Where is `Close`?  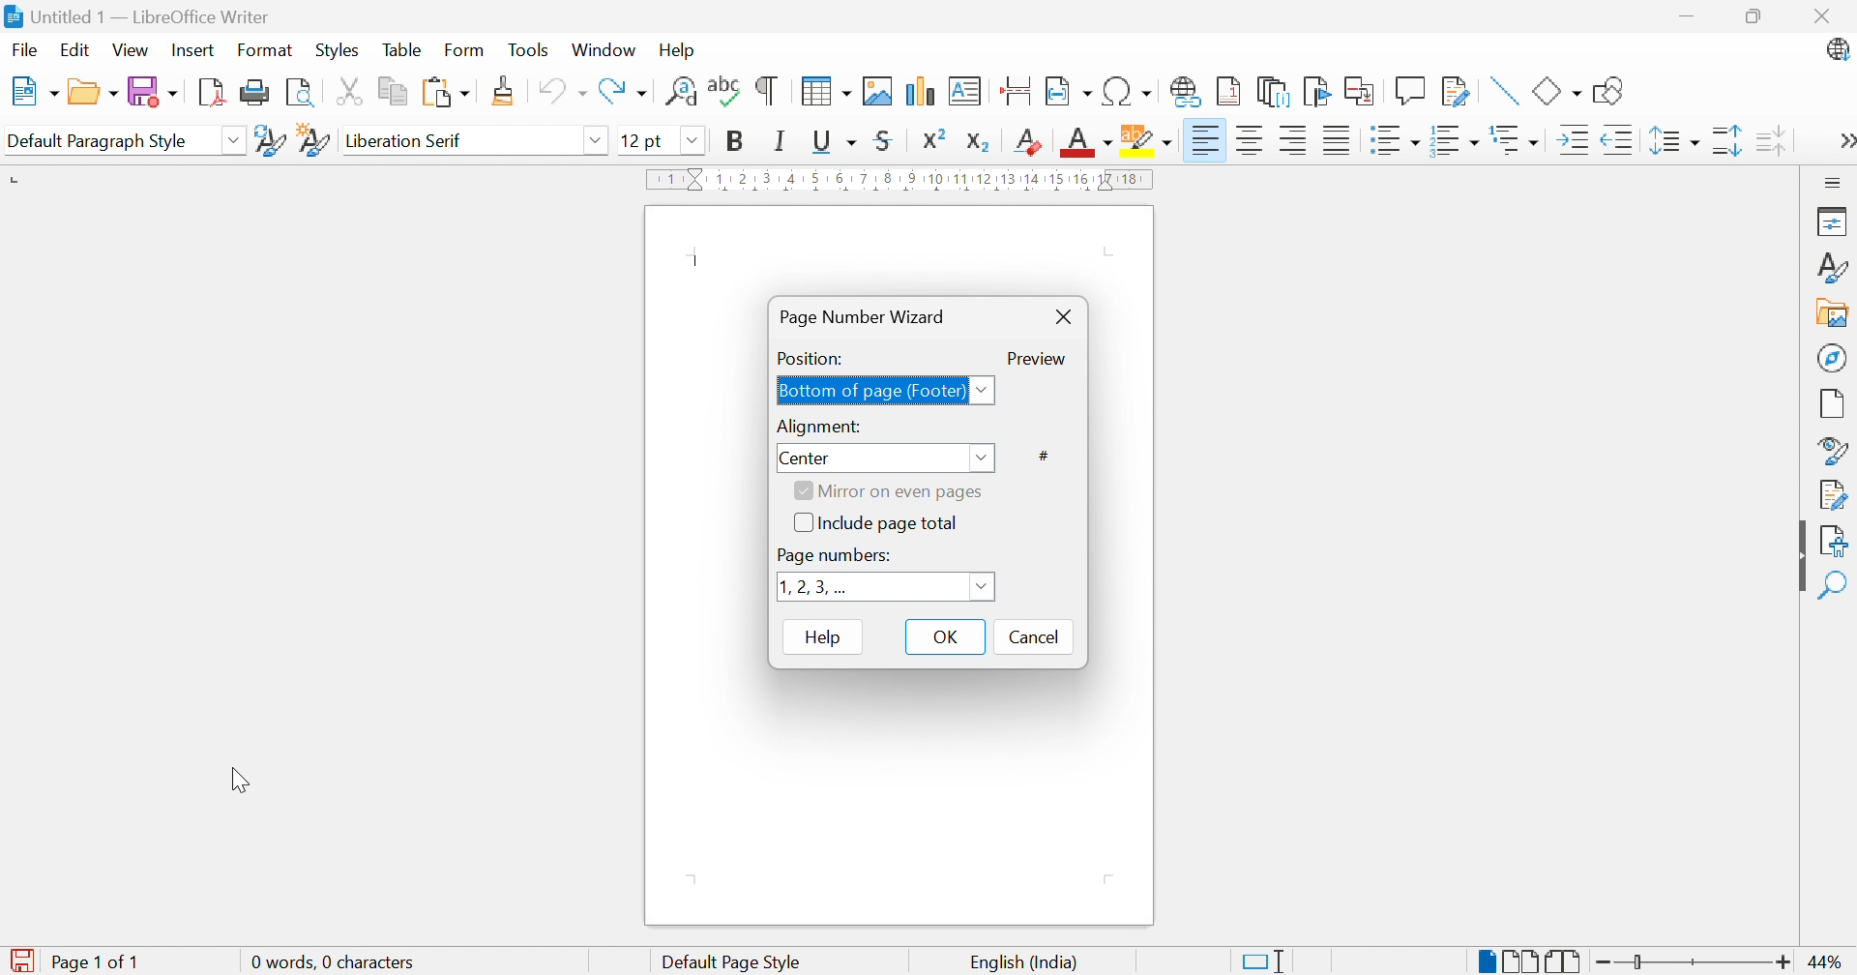 Close is located at coordinates (1065, 319).